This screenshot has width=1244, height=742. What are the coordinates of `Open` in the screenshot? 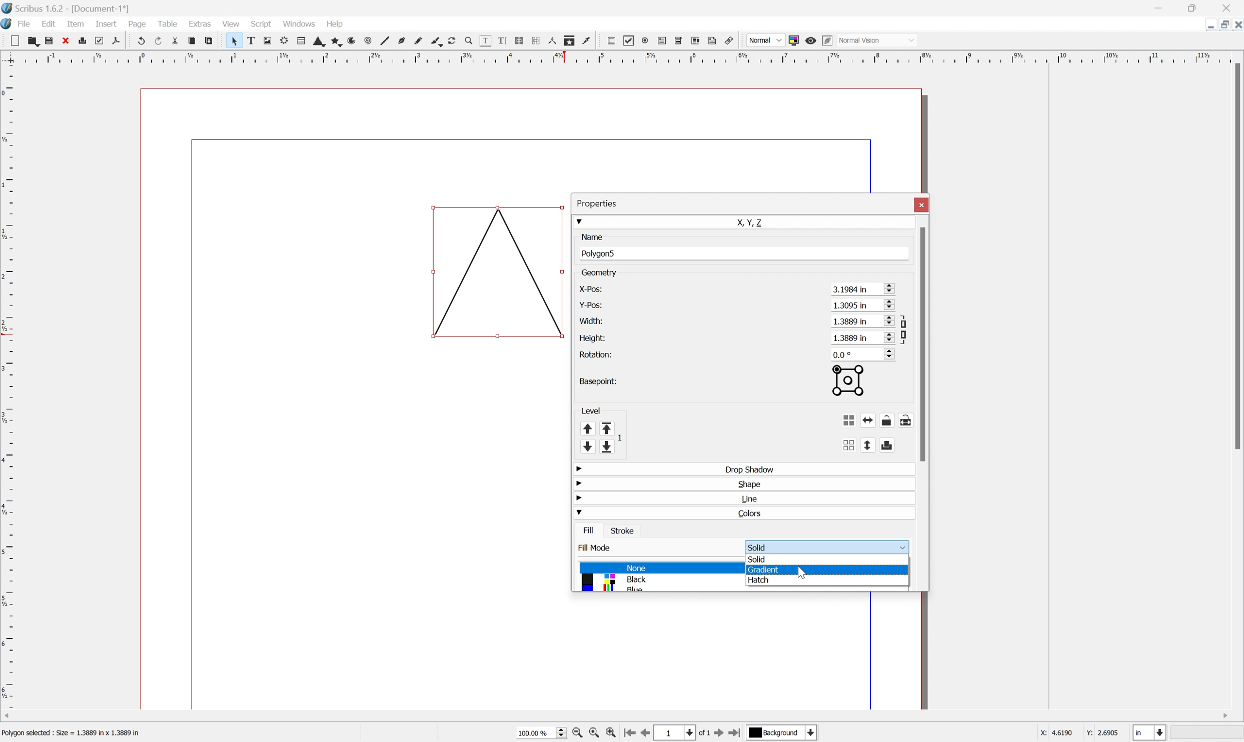 It's located at (31, 40).